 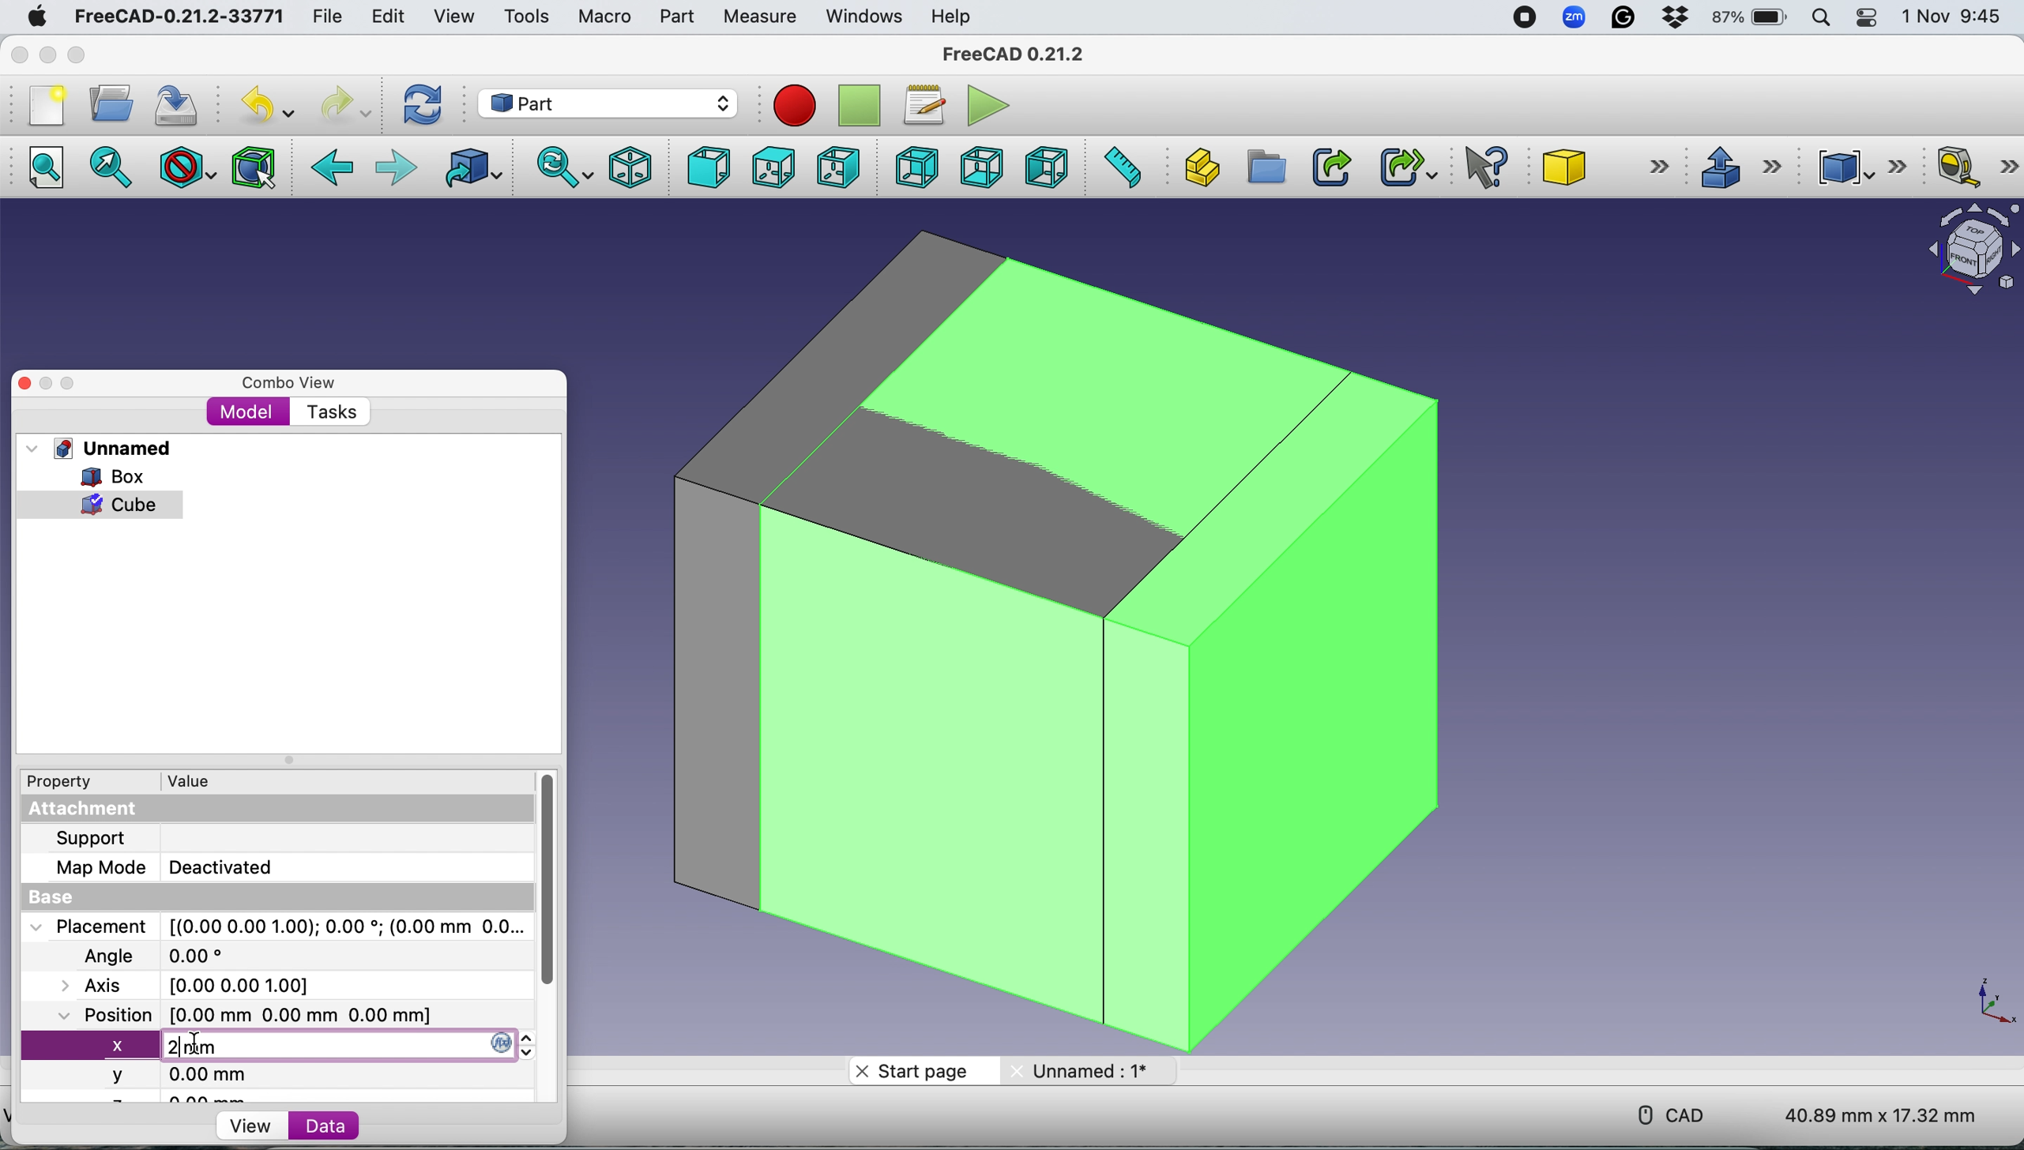 I want to click on Axis [0.00 0.00 0.00], so click(x=199, y=985).